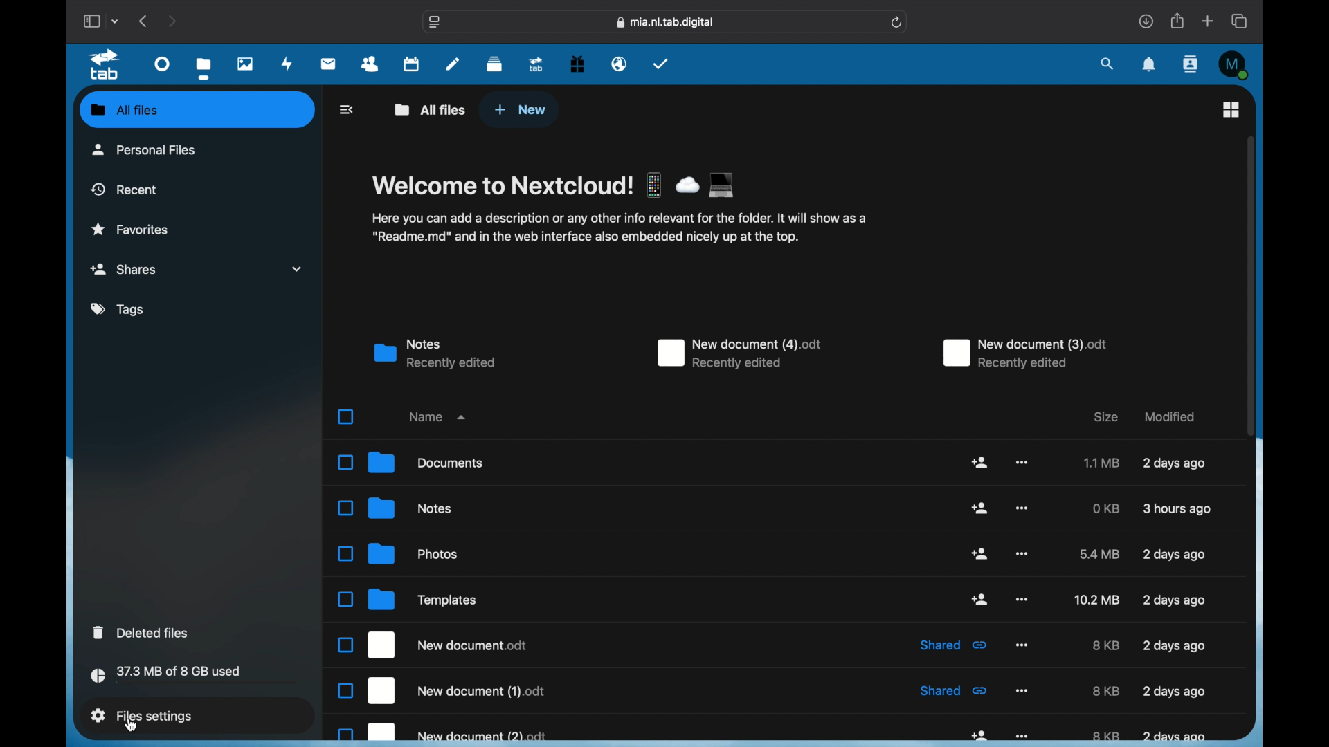 Image resolution: width=1329 pixels, height=747 pixels. I want to click on deleted files, so click(142, 631).